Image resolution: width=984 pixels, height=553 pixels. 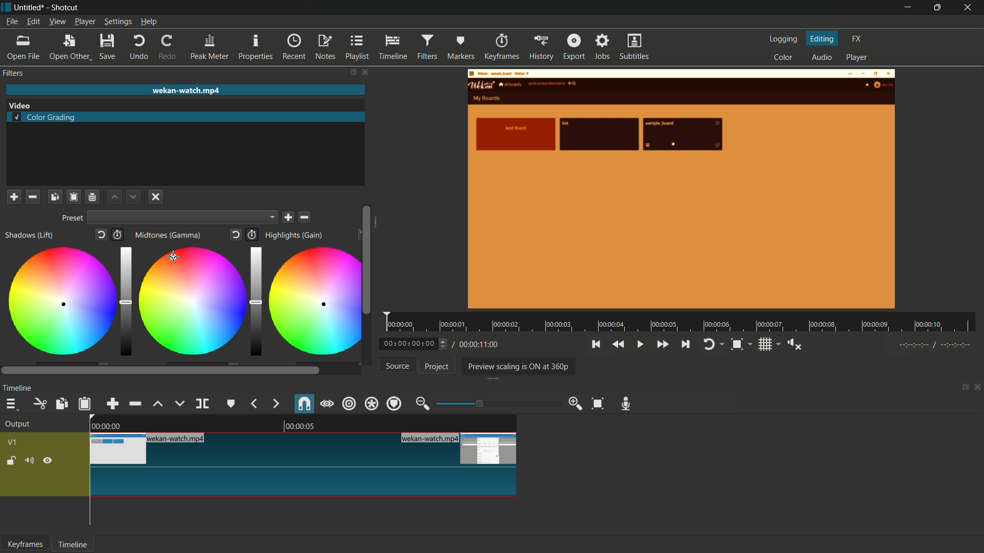 What do you see at coordinates (49, 462) in the screenshot?
I see `hide` at bounding box center [49, 462].